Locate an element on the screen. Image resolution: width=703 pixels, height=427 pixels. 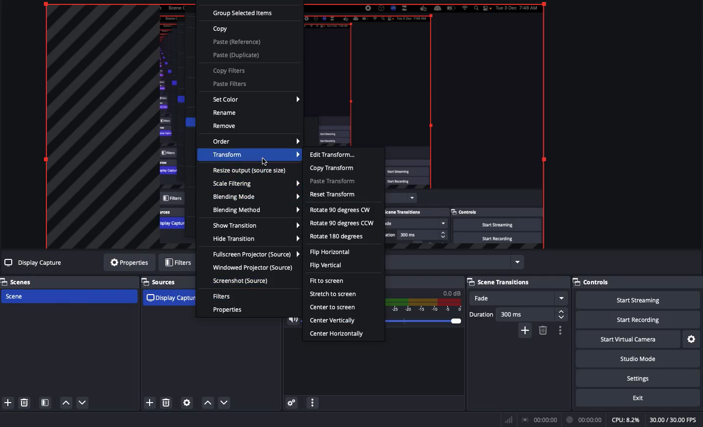
Set color is located at coordinates (255, 99).